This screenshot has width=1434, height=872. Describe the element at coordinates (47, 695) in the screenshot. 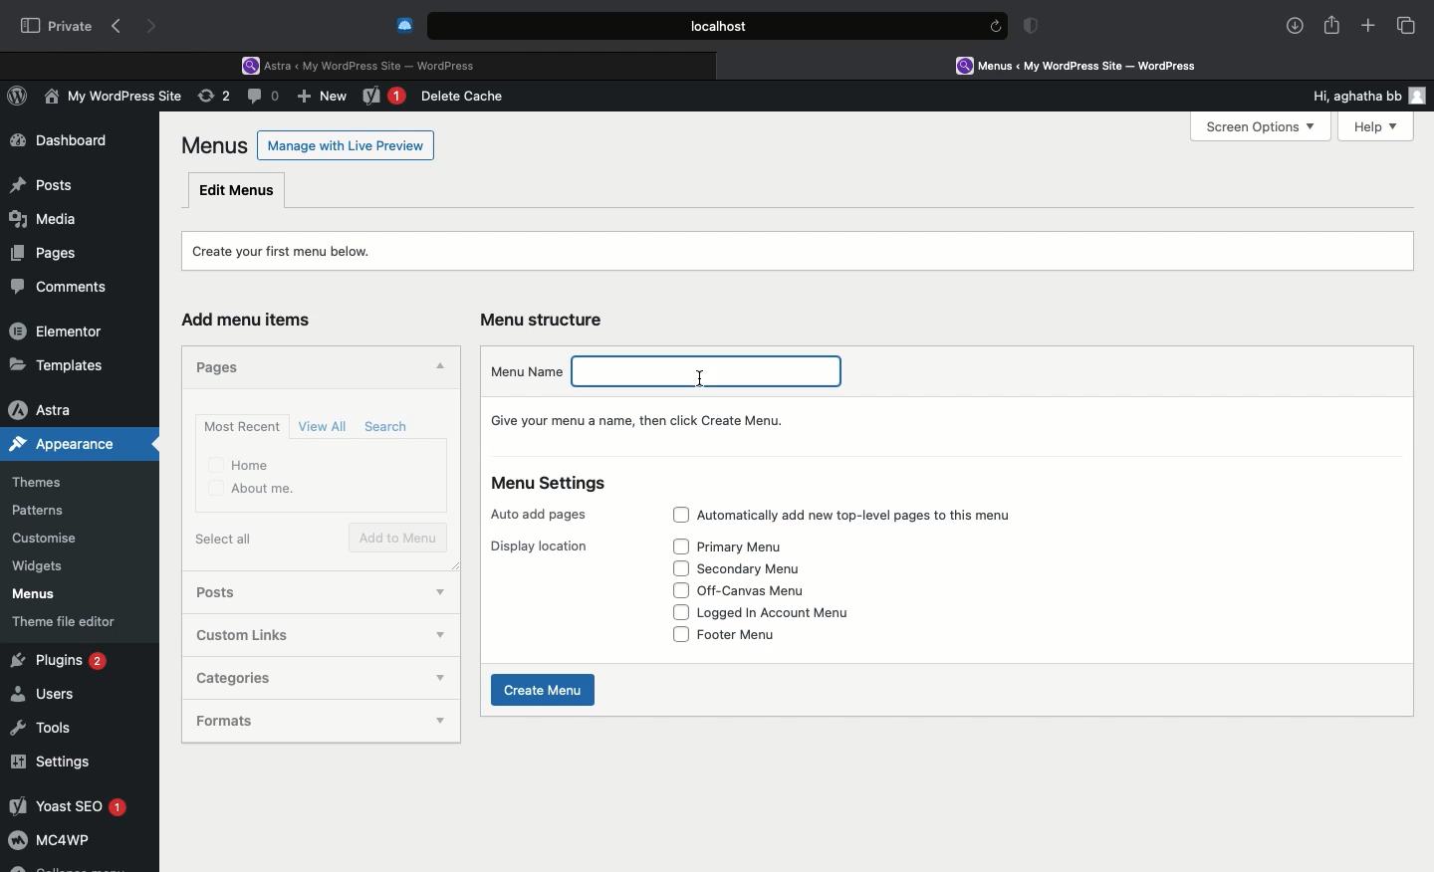

I see `Users` at that location.